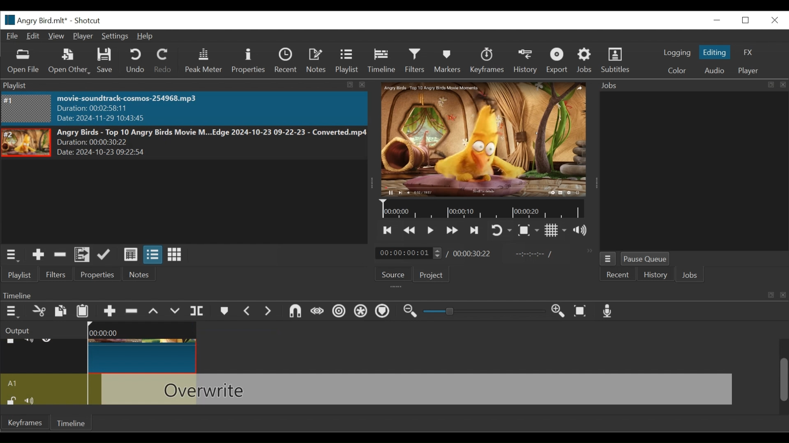 The image size is (789, 443). Describe the element at coordinates (531, 253) in the screenshot. I see `In point` at that location.